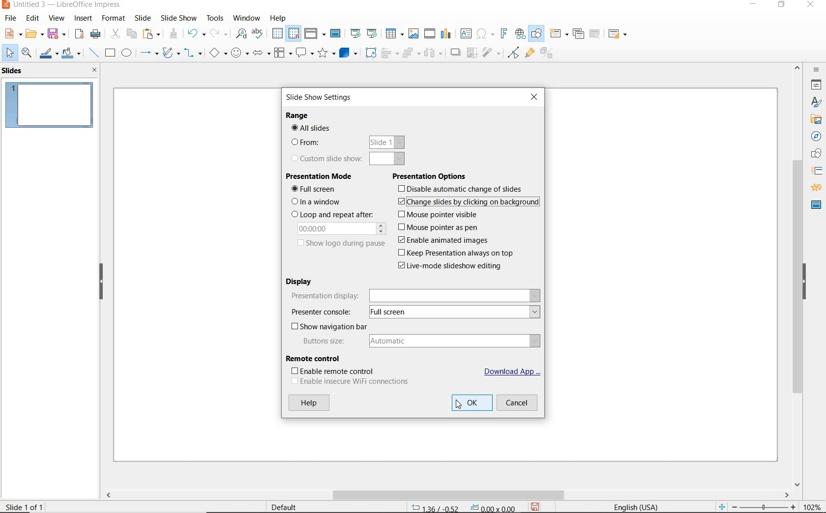 The width and height of the screenshot is (826, 513). Describe the element at coordinates (350, 383) in the screenshot. I see `ENABLE INSEURE WIFI CONNECTIONS` at that location.